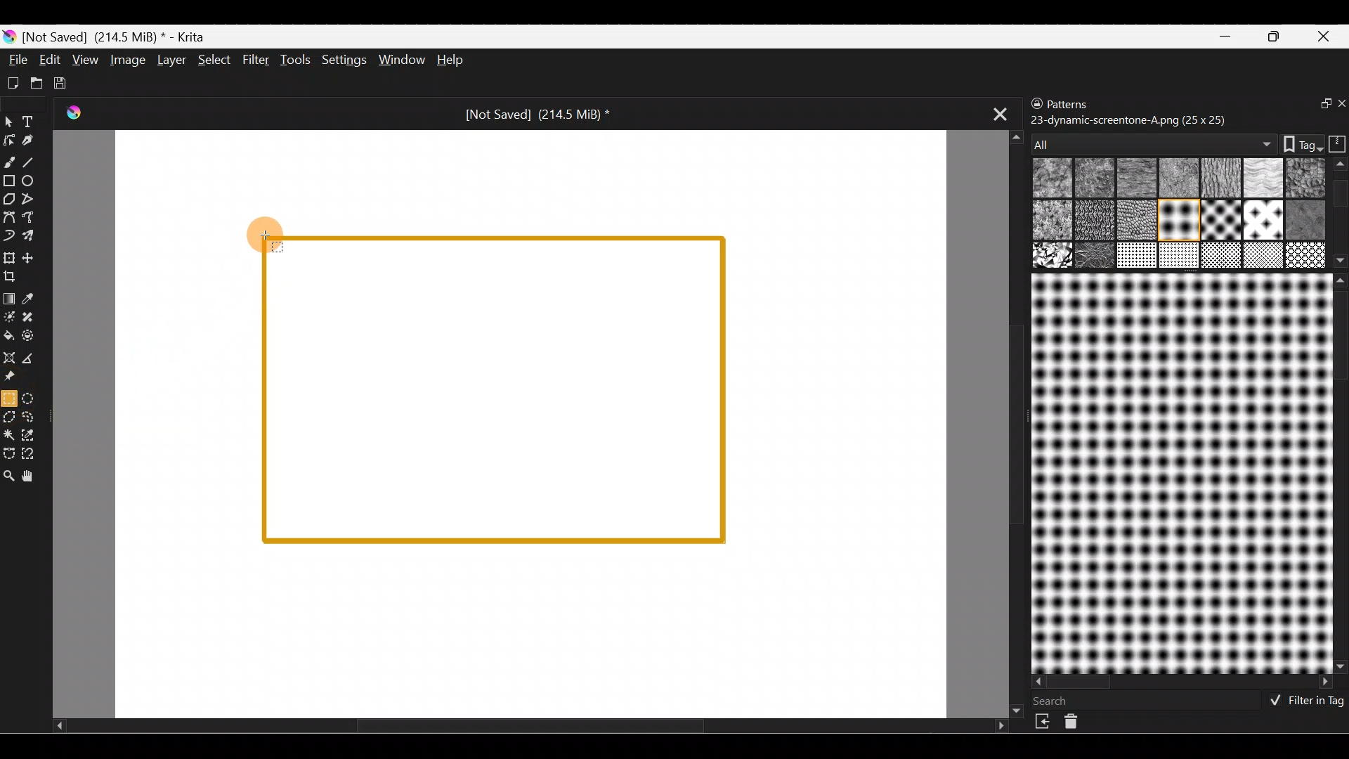 The width and height of the screenshot is (1349, 759). I want to click on Freehand path tool, so click(31, 217).